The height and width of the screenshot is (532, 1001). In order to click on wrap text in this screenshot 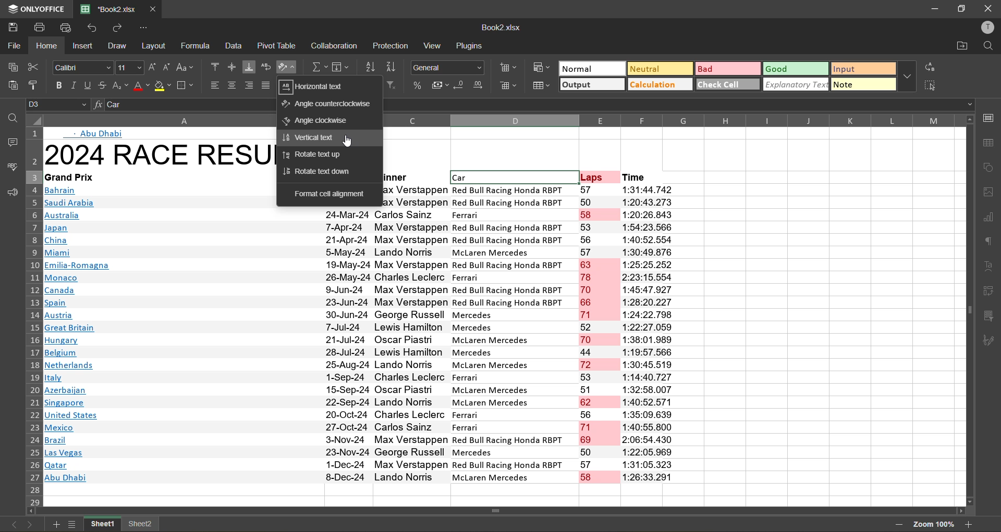, I will do `click(267, 66)`.